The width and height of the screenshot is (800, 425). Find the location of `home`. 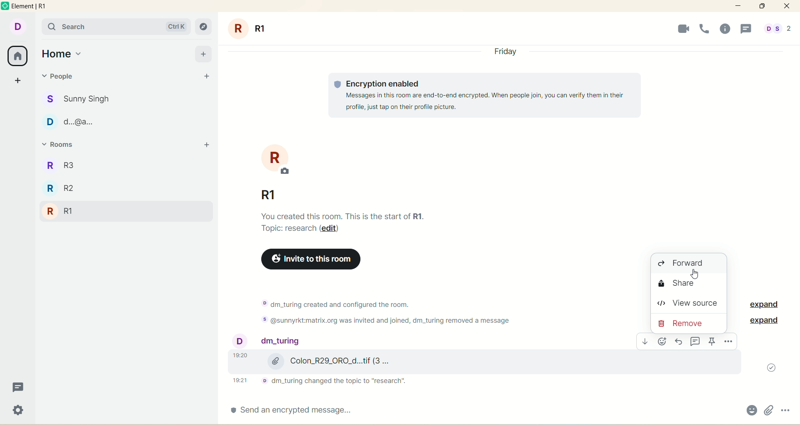

home is located at coordinates (62, 54).